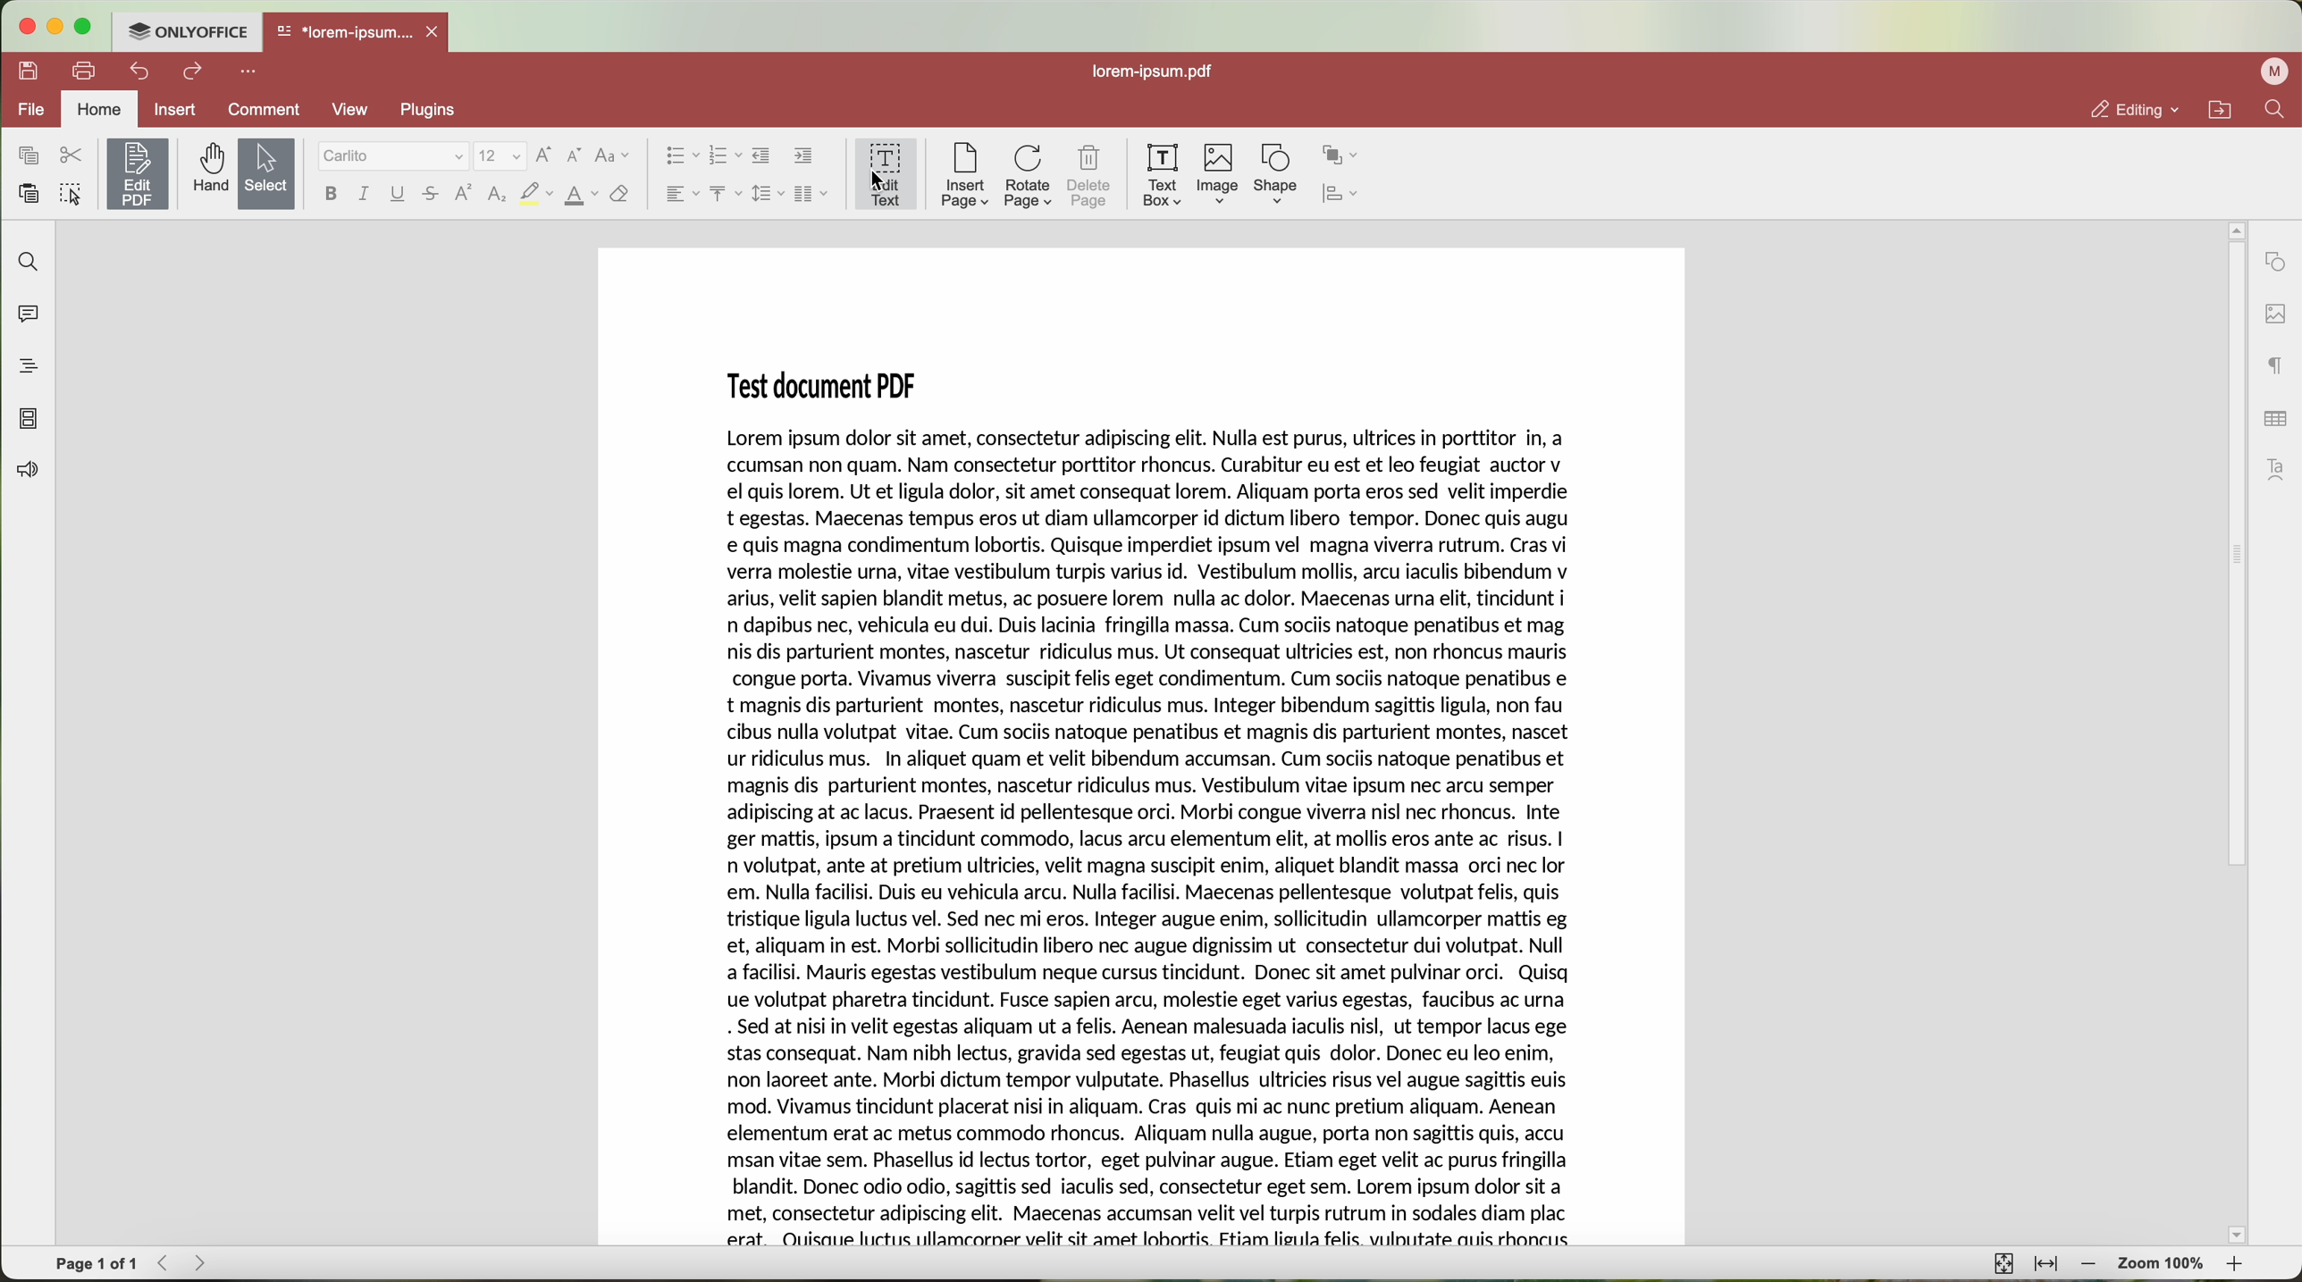 Image resolution: width=2302 pixels, height=1282 pixels. What do you see at coordinates (29, 313) in the screenshot?
I see `comments` at bounding box center [29, 313].